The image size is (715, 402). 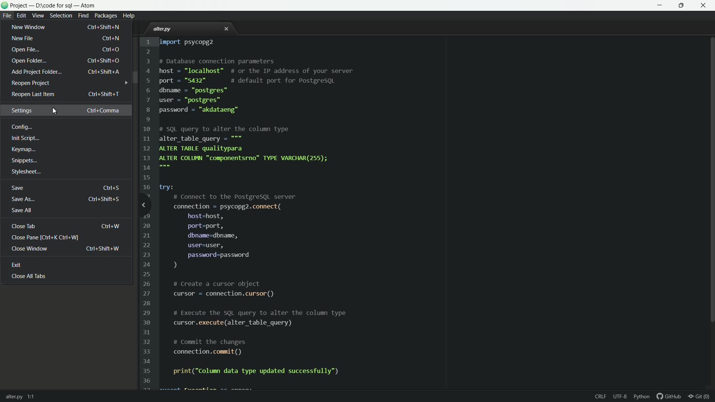 What do you see at coordinates (54, 110) in the screenshot?
I see `cursor` at bounding box center [54, 110].